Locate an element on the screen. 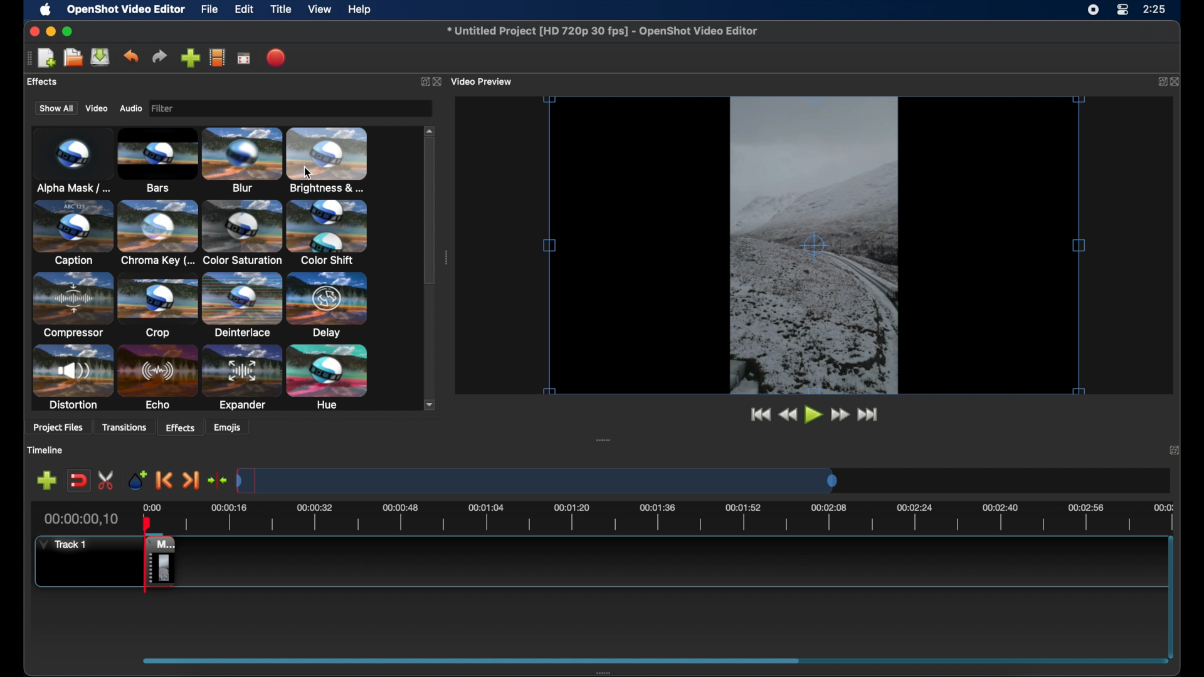  maximize is located at coordinates (69, 31).